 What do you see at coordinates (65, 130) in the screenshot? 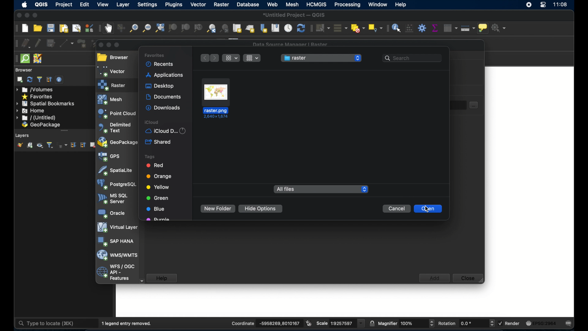
I see `drag handle` at bounding box center [65, 130].